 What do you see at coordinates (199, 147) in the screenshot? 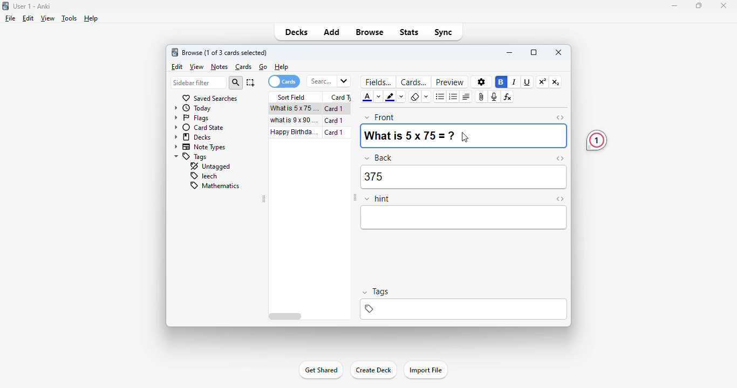
I see `note types` at bounding box center [199, 147].